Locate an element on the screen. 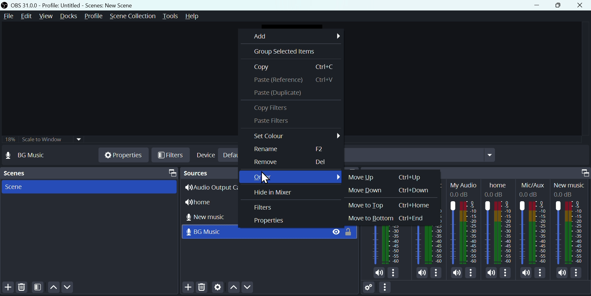 The image size is (591, 296). minimise is located at coordinates (534, 5).